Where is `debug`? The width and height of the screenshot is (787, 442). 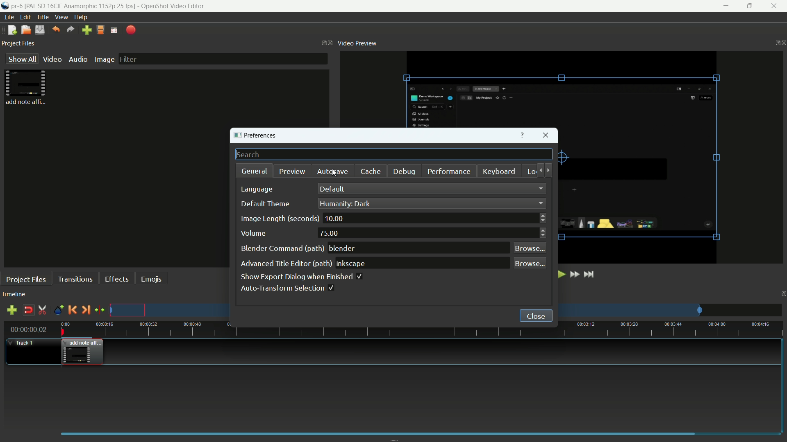
debug is located at coordinates (403, 172).